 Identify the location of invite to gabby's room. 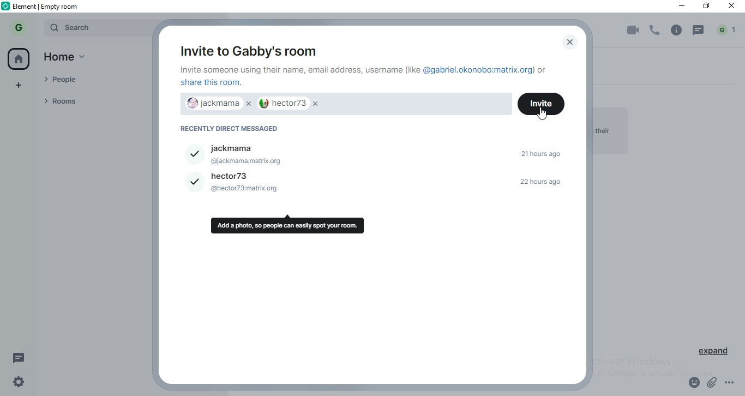
(246, 49).